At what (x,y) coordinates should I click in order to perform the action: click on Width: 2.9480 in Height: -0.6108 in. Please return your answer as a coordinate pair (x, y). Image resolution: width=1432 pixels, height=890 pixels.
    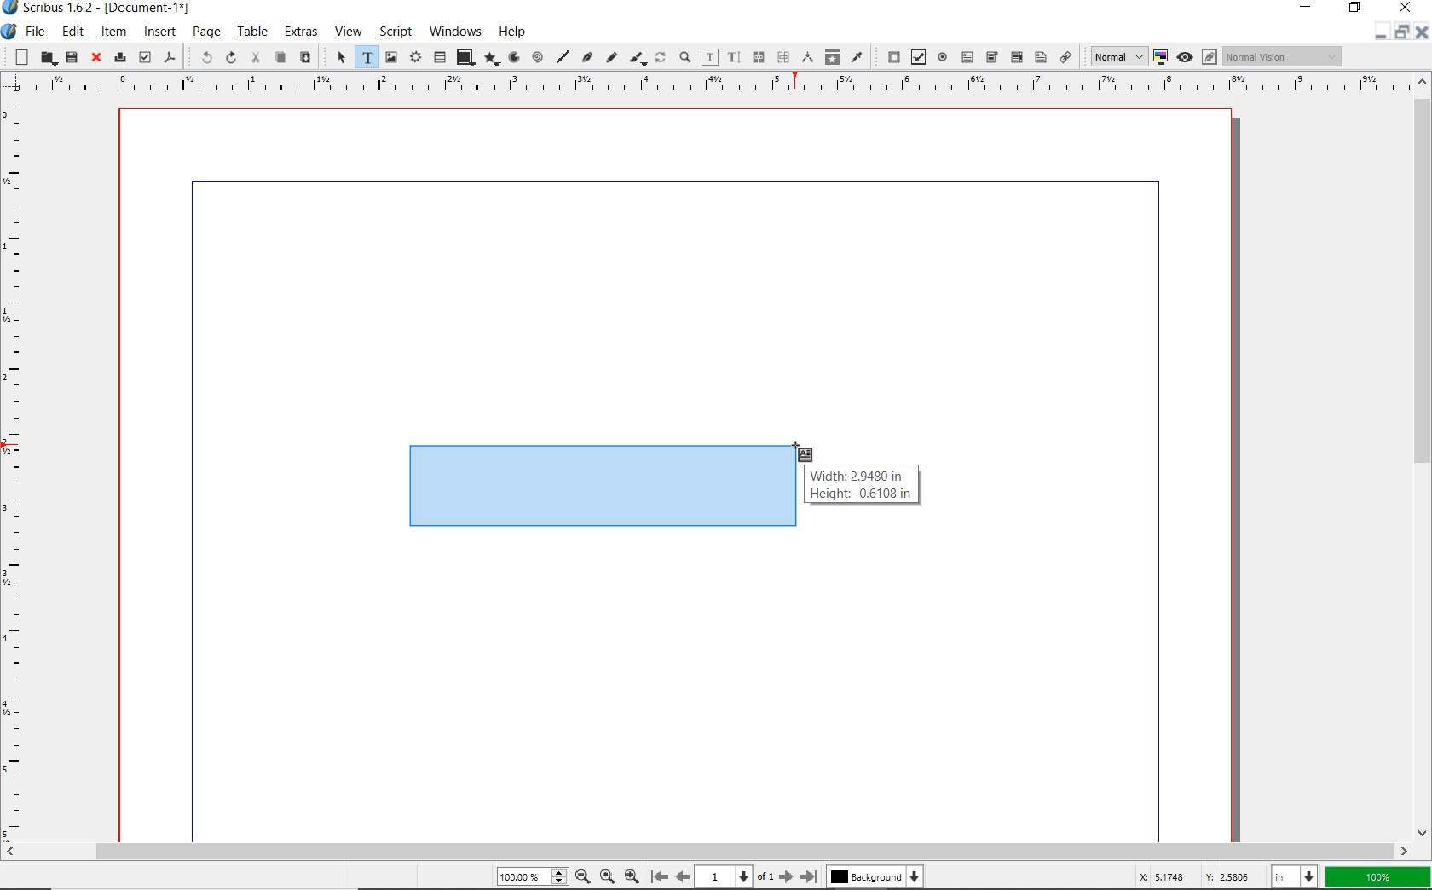
    Looking at the image, I should click on (862, 486).